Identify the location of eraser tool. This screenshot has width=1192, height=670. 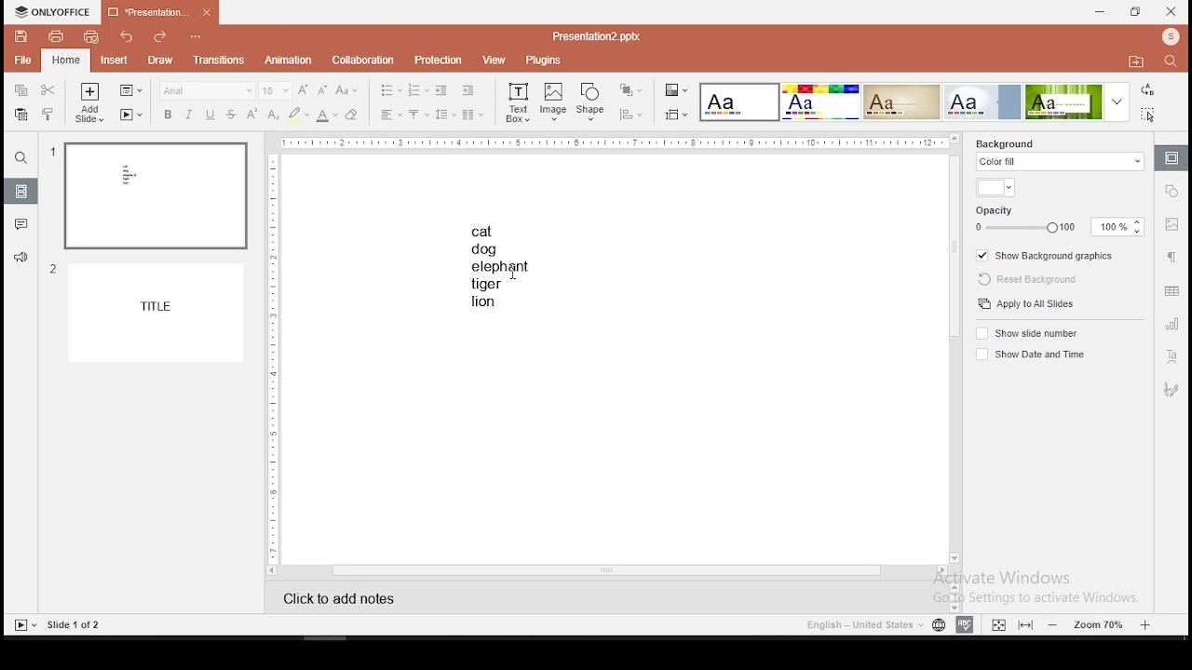
(352, 116).